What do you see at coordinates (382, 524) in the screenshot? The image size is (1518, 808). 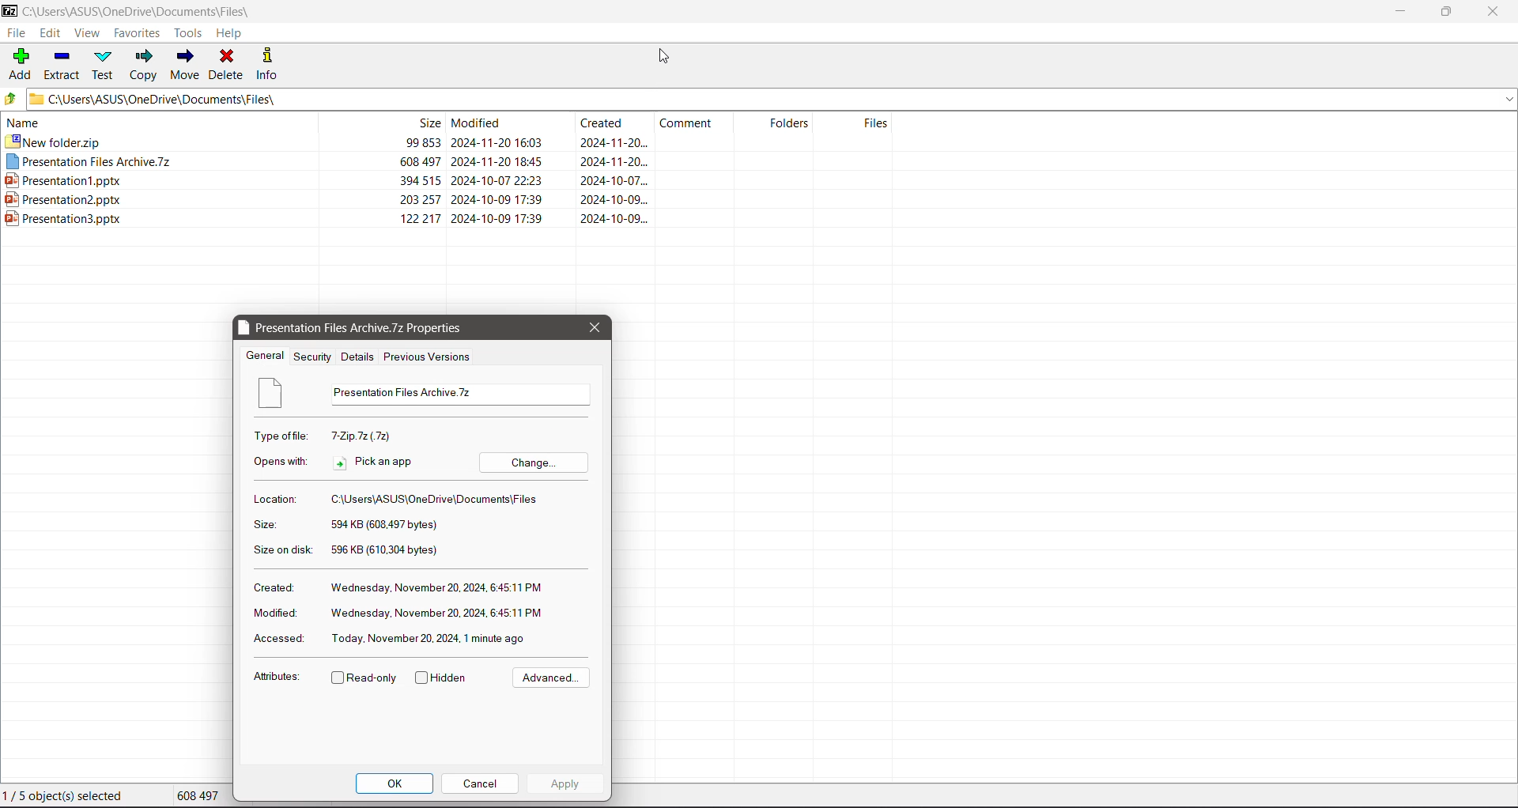 I see `File size` at bounding box center [382, 524].